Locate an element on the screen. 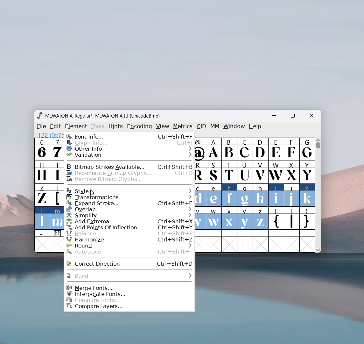 This screenshot has height=344, width=364. R is located at coordinates (201, 173).